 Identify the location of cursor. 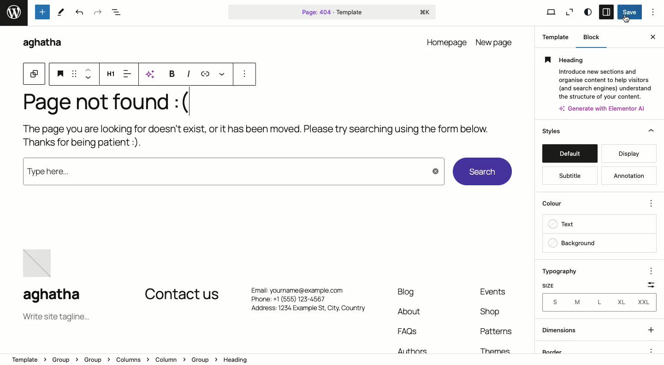
(627, 19).